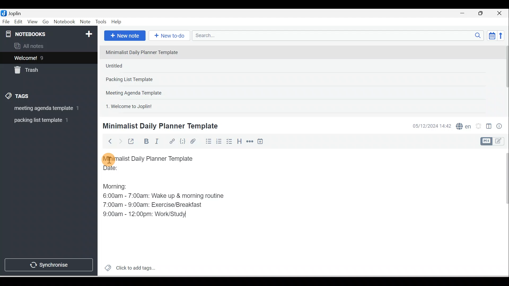  Describe the element at coordinates (132, 142) in the screenshot. I see `Toggle external editing` at that location.